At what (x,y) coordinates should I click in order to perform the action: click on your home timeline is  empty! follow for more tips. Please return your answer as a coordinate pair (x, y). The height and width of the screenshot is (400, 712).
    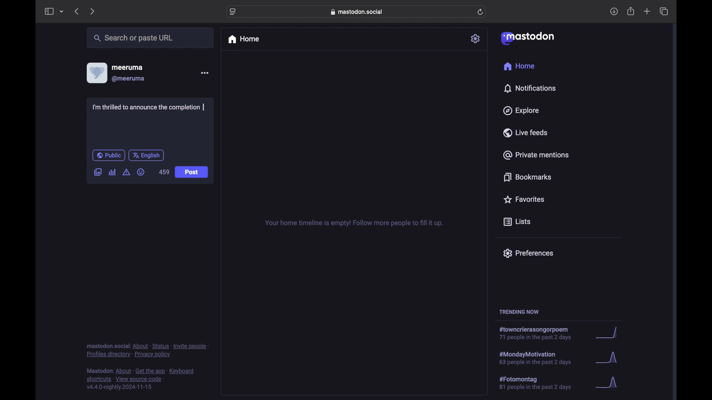
    Looking at the image, I should click on (353, 223).